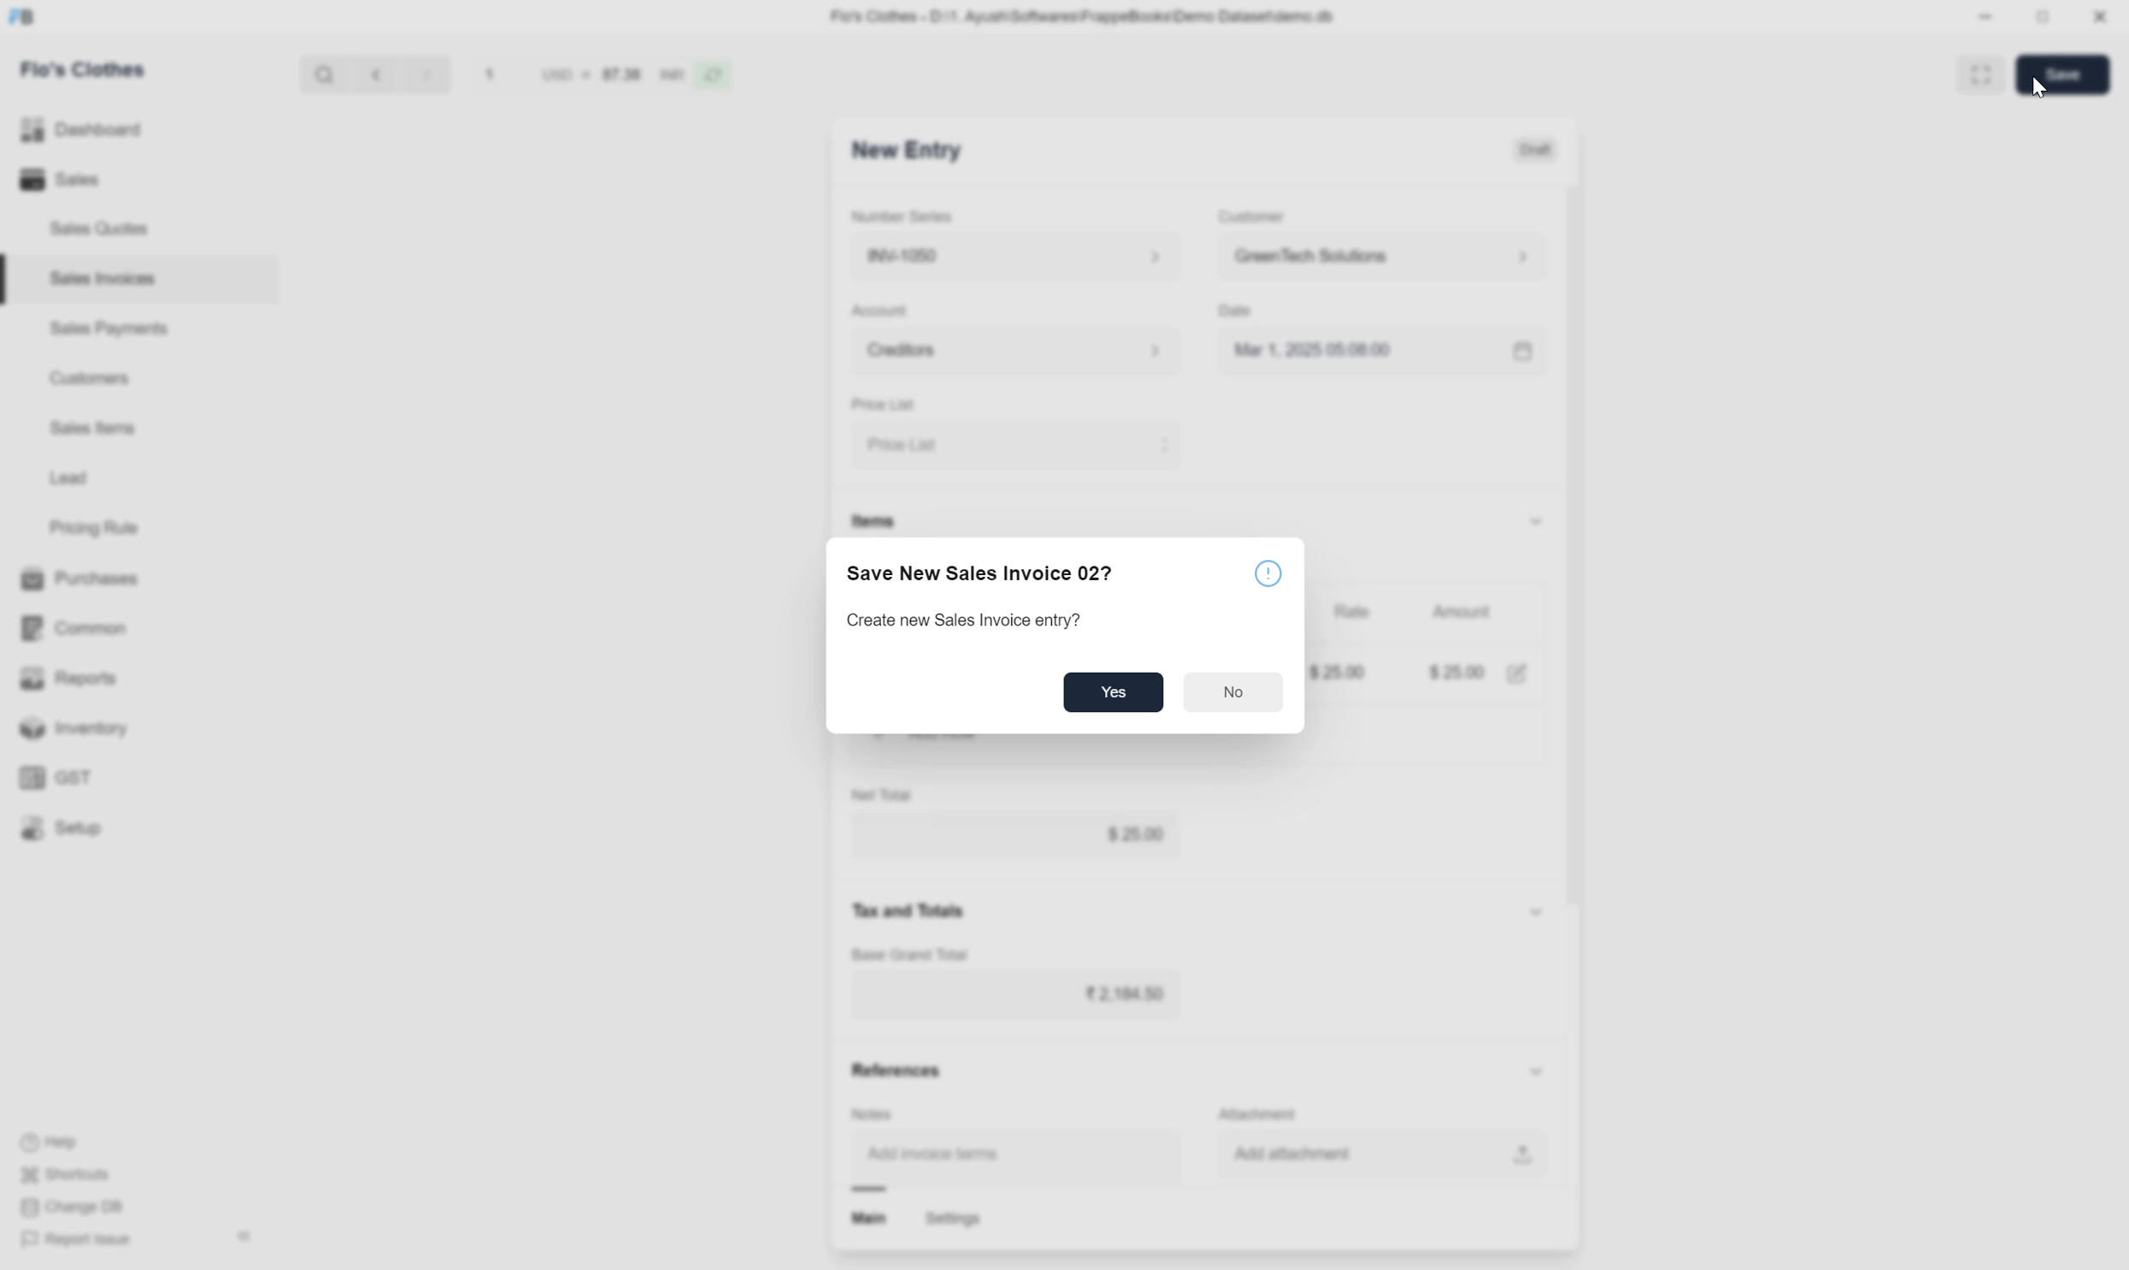  I want to click on Date, so click(1240, 312).